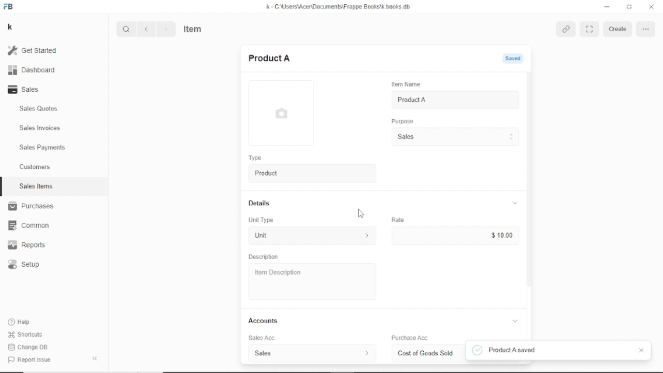 The image size is (663, 373). I want to click on Purchase Acc., so click(409, 338).